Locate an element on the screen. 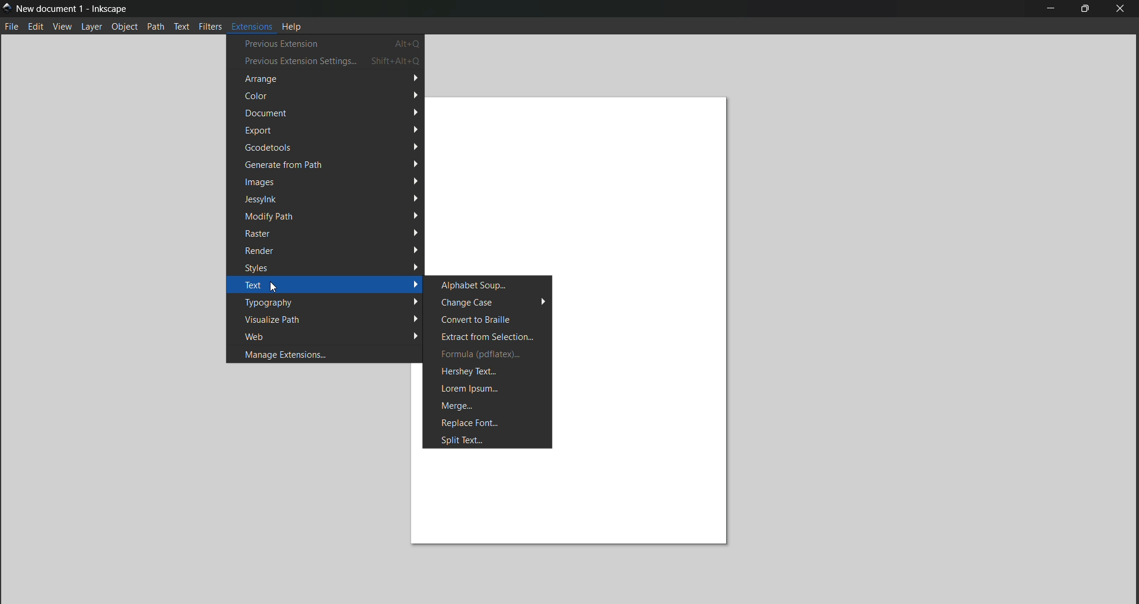  Change Case is located at coordinates (488, 302).